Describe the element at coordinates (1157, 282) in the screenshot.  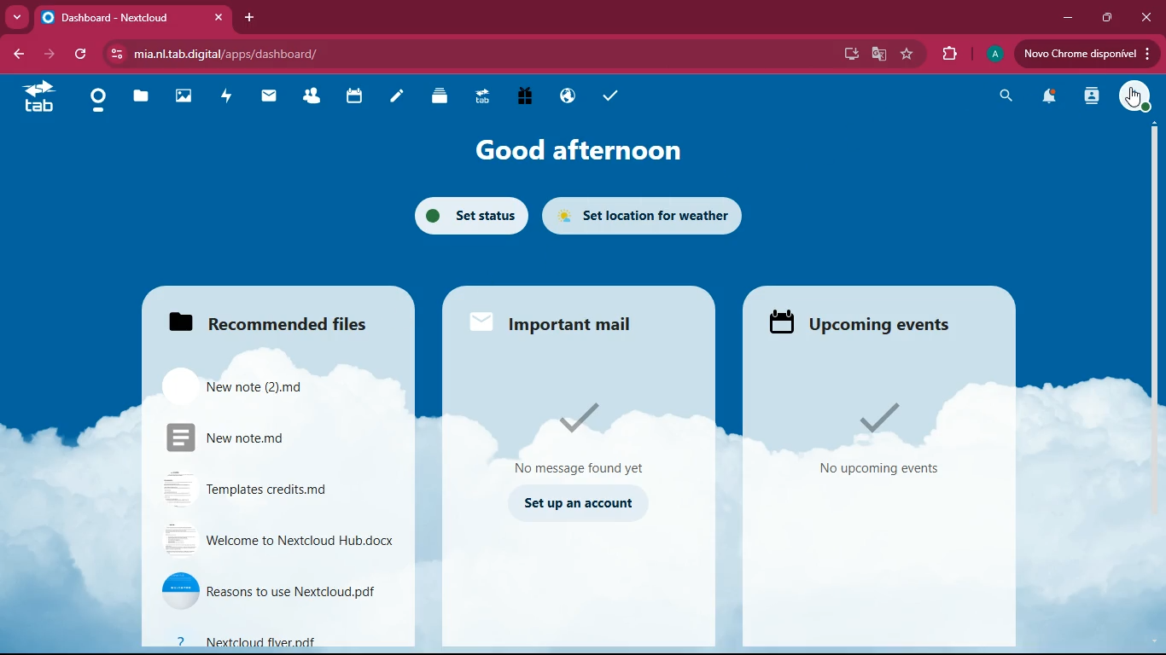
I see `scroll bar` at that location.